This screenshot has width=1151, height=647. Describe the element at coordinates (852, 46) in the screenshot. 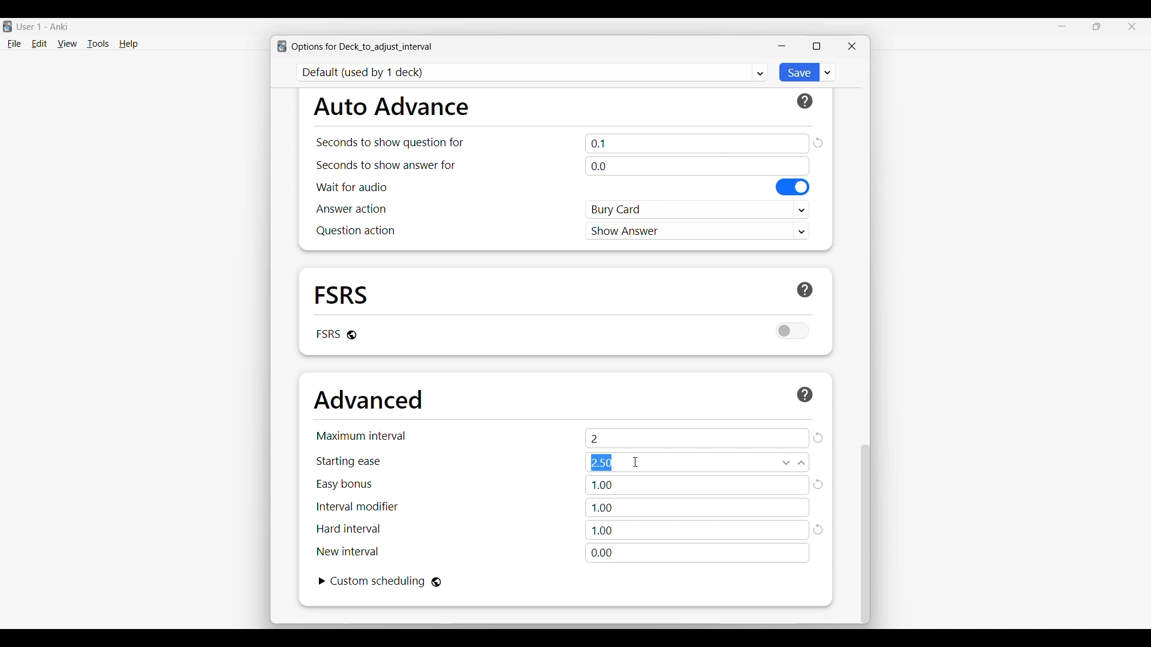

I see `Click to close window` at that location.